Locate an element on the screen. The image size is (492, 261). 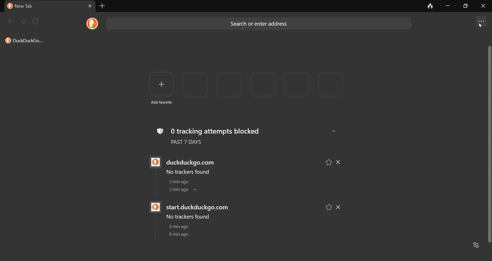
duckduck go logo is located at coordinates (154, 208).